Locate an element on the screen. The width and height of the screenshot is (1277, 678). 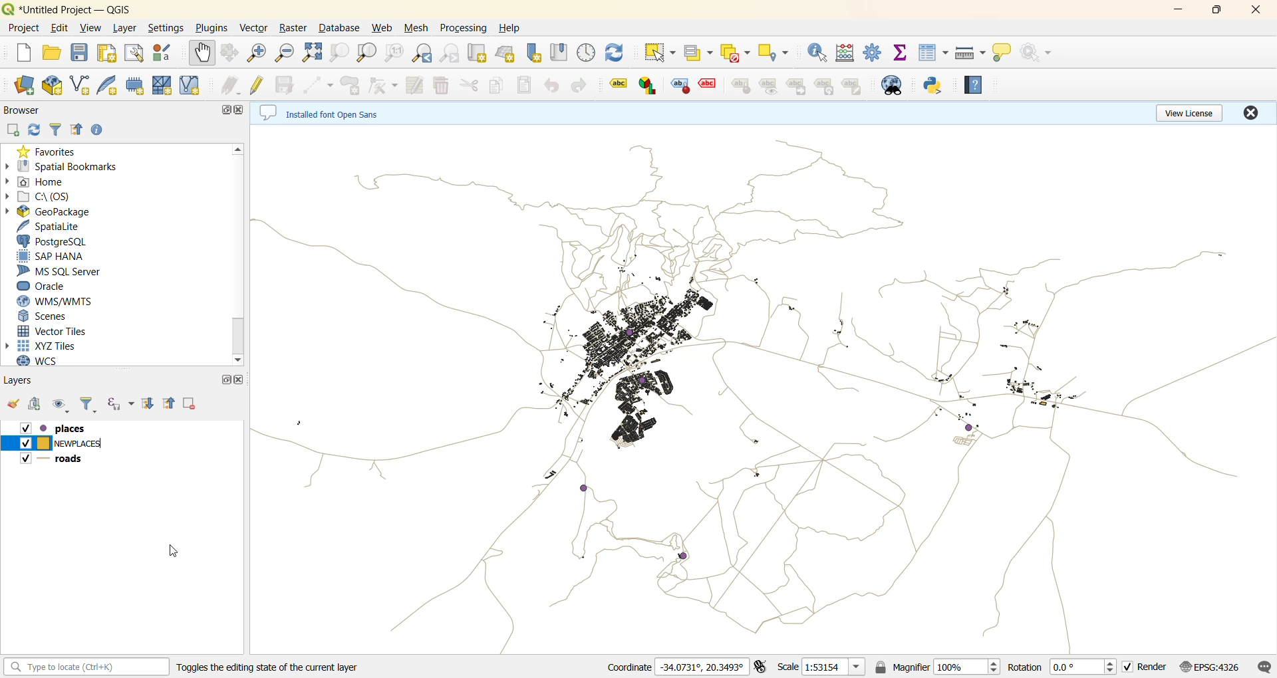
statistical summary is located at coordinates (901, 55).